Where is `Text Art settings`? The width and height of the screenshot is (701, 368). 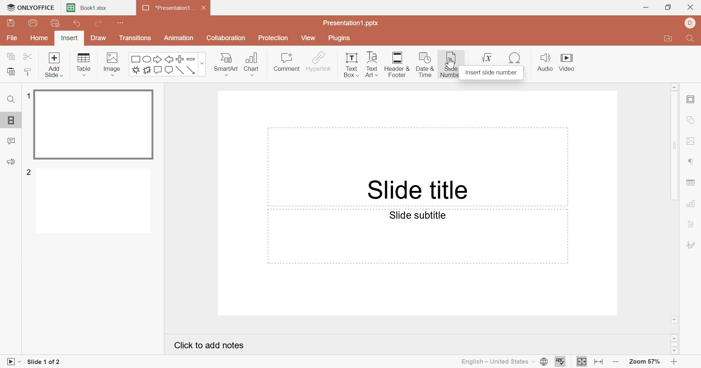
Text Art settings is located at coordinates (691, 225).